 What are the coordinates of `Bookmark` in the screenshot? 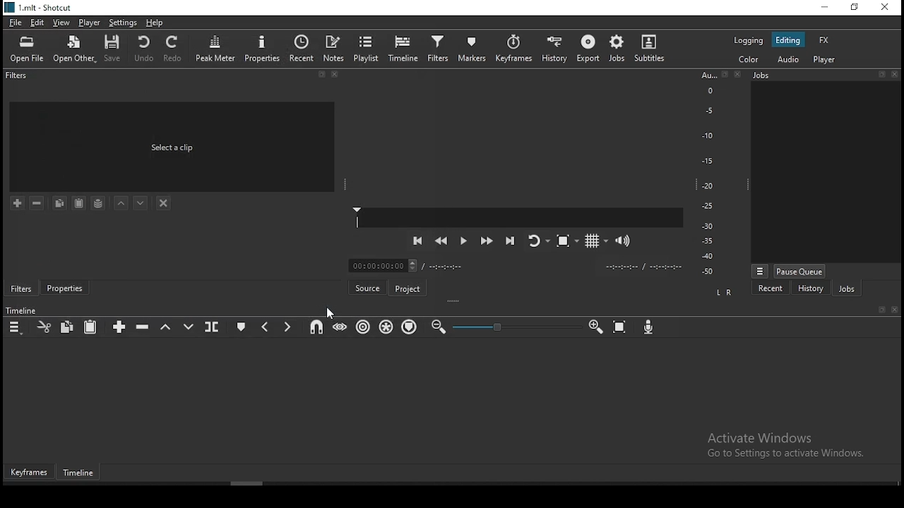 It's located at (725, 75).